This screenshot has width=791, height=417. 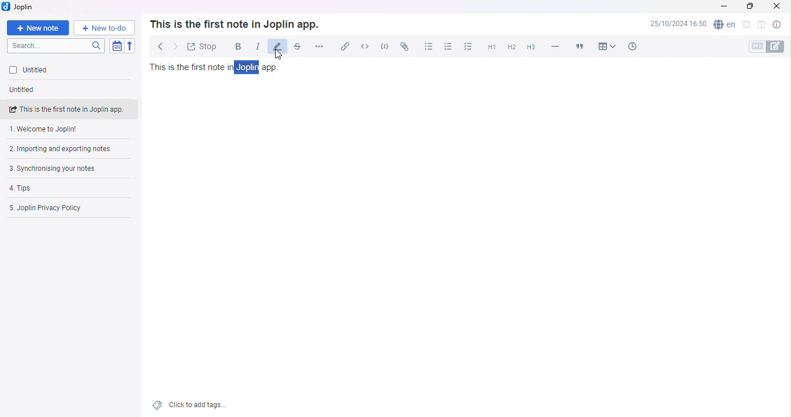 I want to click on New to-do, so click(x=103, y=28).